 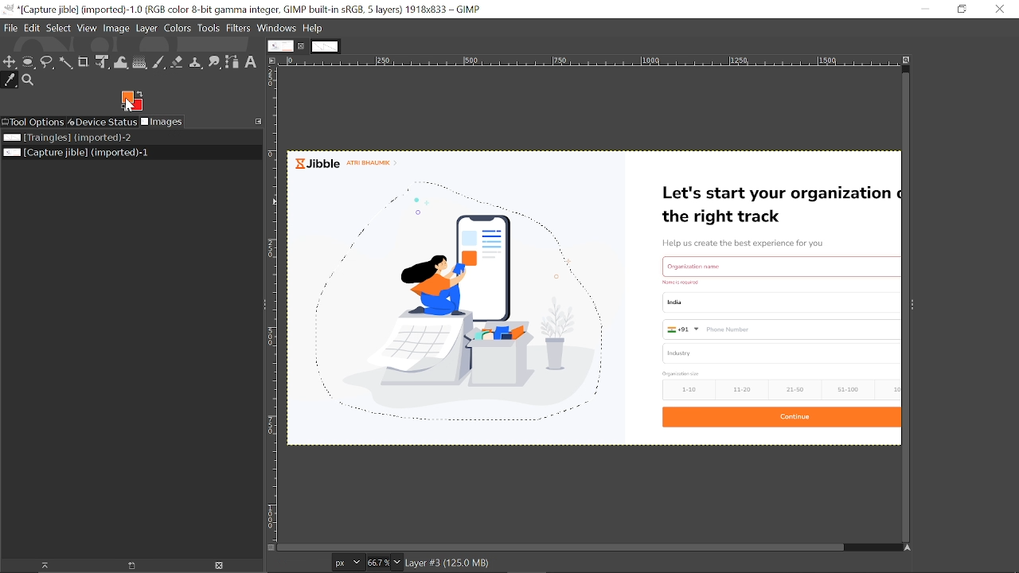 What do you see at coordinates (271, 548) in the screenshot?
I see `Toggle quick mask on/off` at bounding box center [271, 548].